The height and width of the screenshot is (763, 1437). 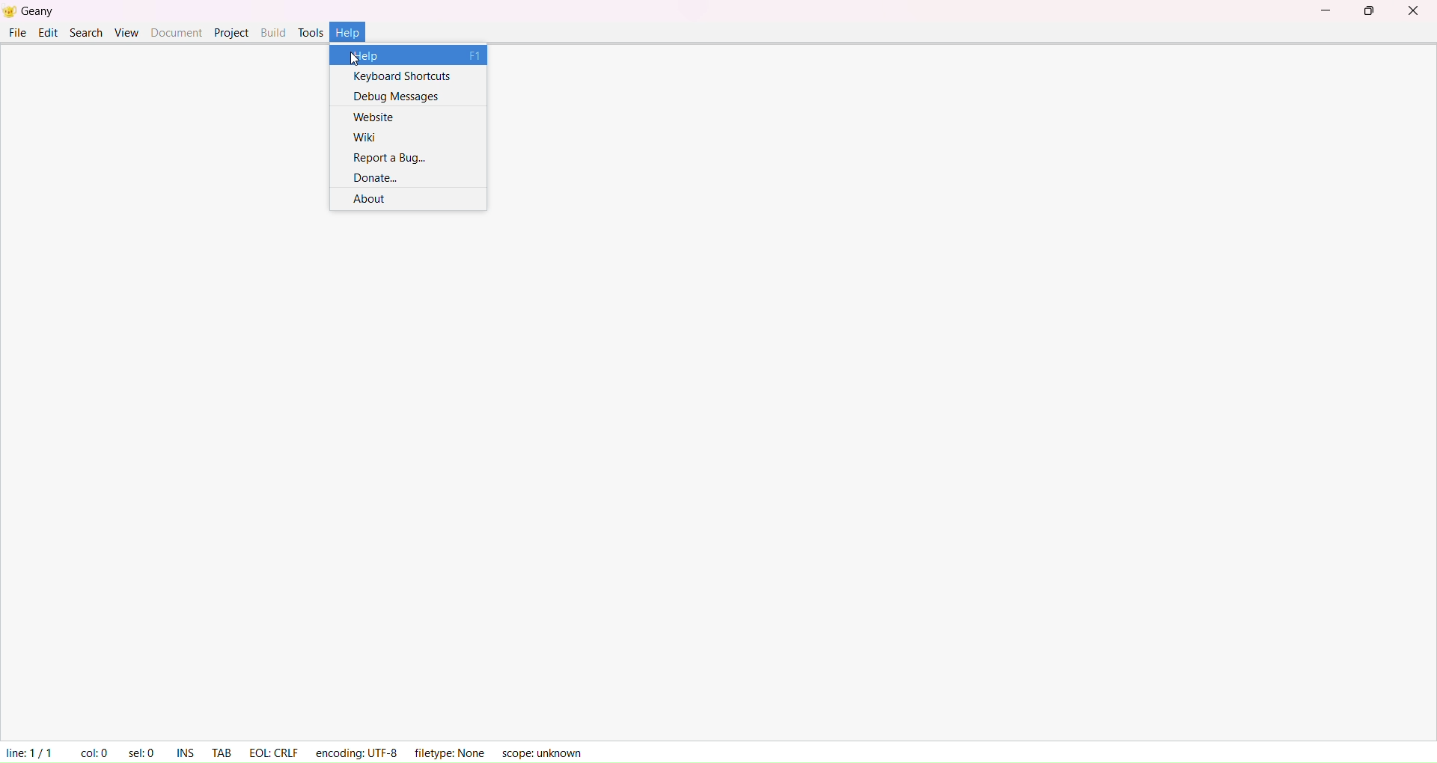 I want to click on scope, so click(x=546, y=751).